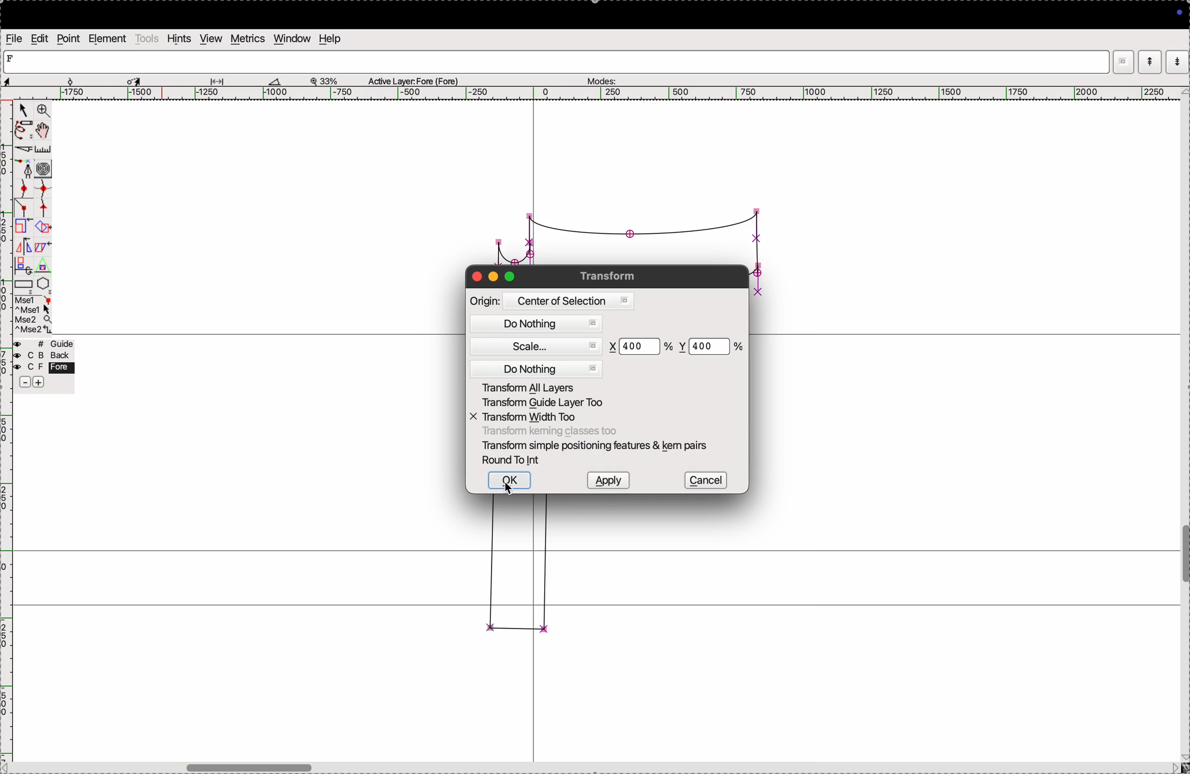 Image resolution: width=1190 pixels, height=774 pixels. Describe the element at coordinates (567, 301) in the screenshot. I see `centre of selsection` at that location.